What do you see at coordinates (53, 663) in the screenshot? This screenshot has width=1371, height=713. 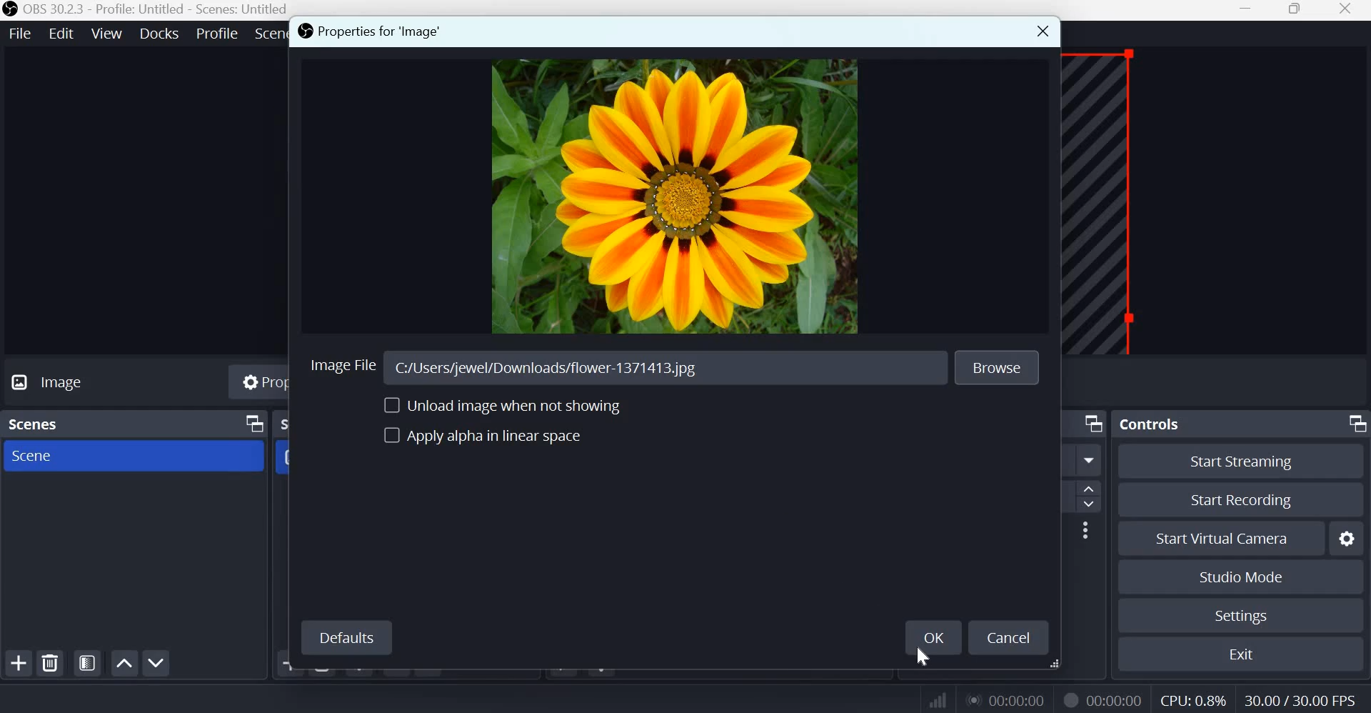 I see `Remove selected scene` at bounding box center [53, 663].